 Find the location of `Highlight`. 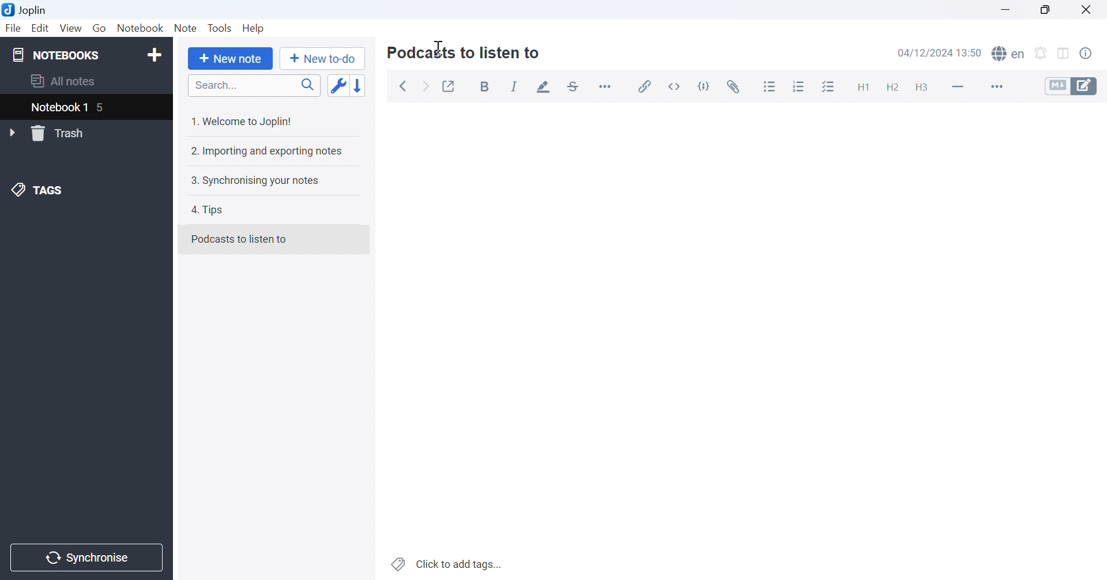

Highlight is located at coordinates (545, 87).